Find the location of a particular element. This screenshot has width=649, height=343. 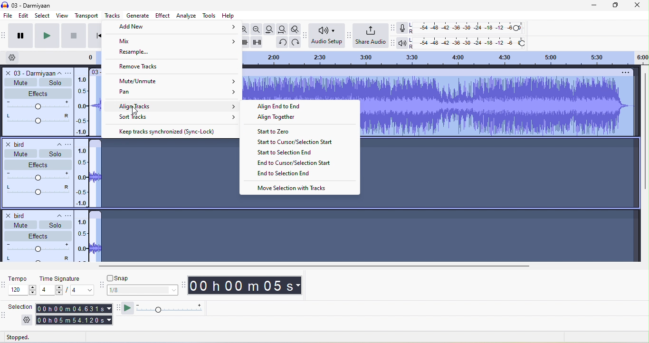

audacity selection toolbar is located at coordinates (4, 317).